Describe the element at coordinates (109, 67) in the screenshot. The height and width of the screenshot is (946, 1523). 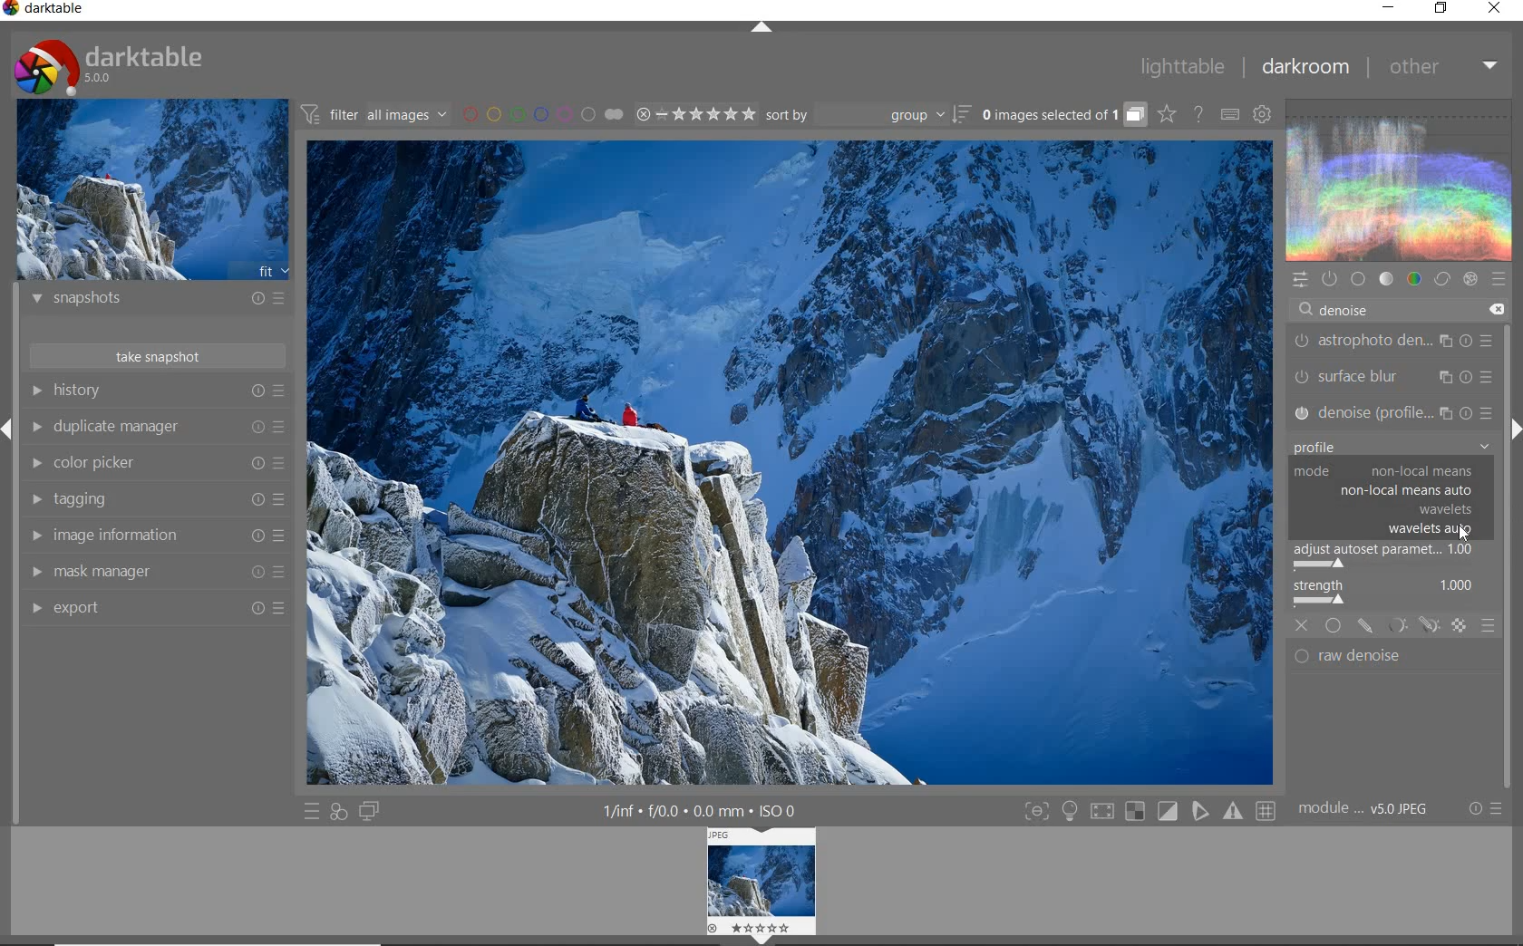
I see `Darktable 5.0.0` at that location.